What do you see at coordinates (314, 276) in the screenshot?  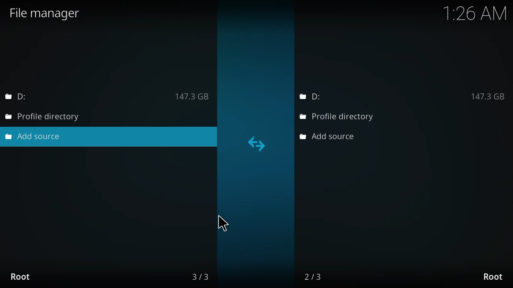 I see `2/3` at bounding box center [314, 276].